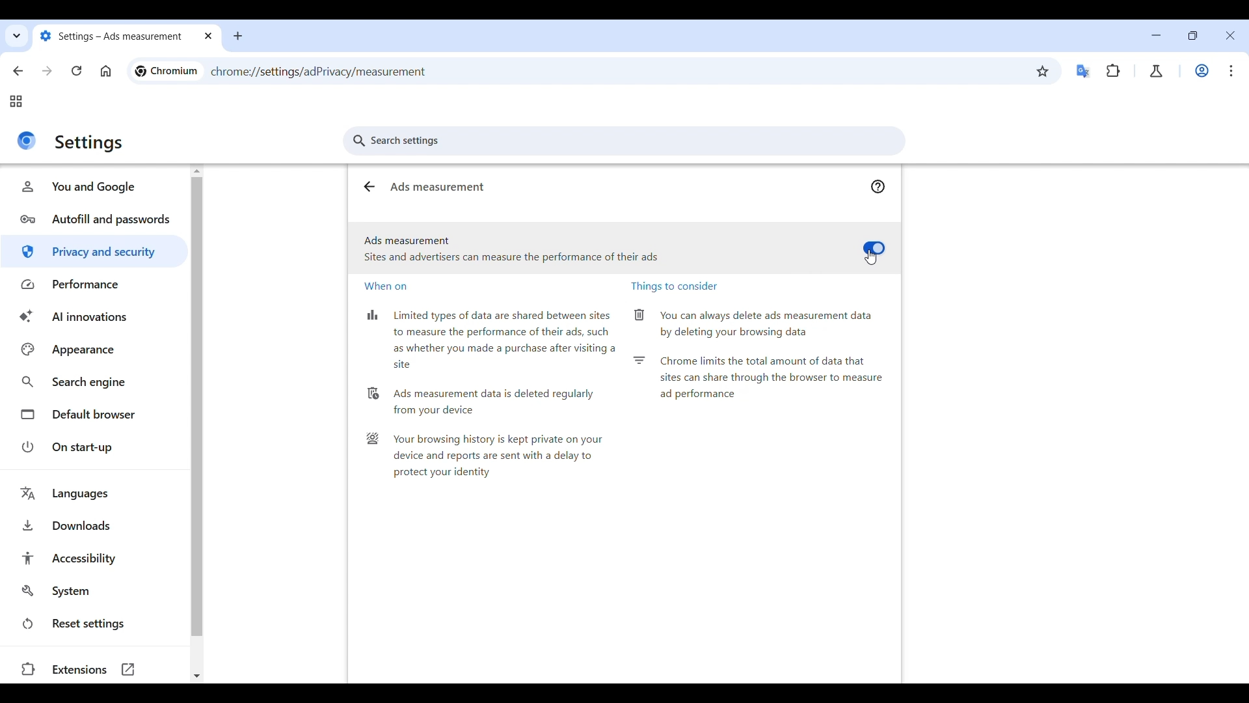  Describe the element at coordinates (95, 558) in the screenshot. I see `Accessibility` at that location.